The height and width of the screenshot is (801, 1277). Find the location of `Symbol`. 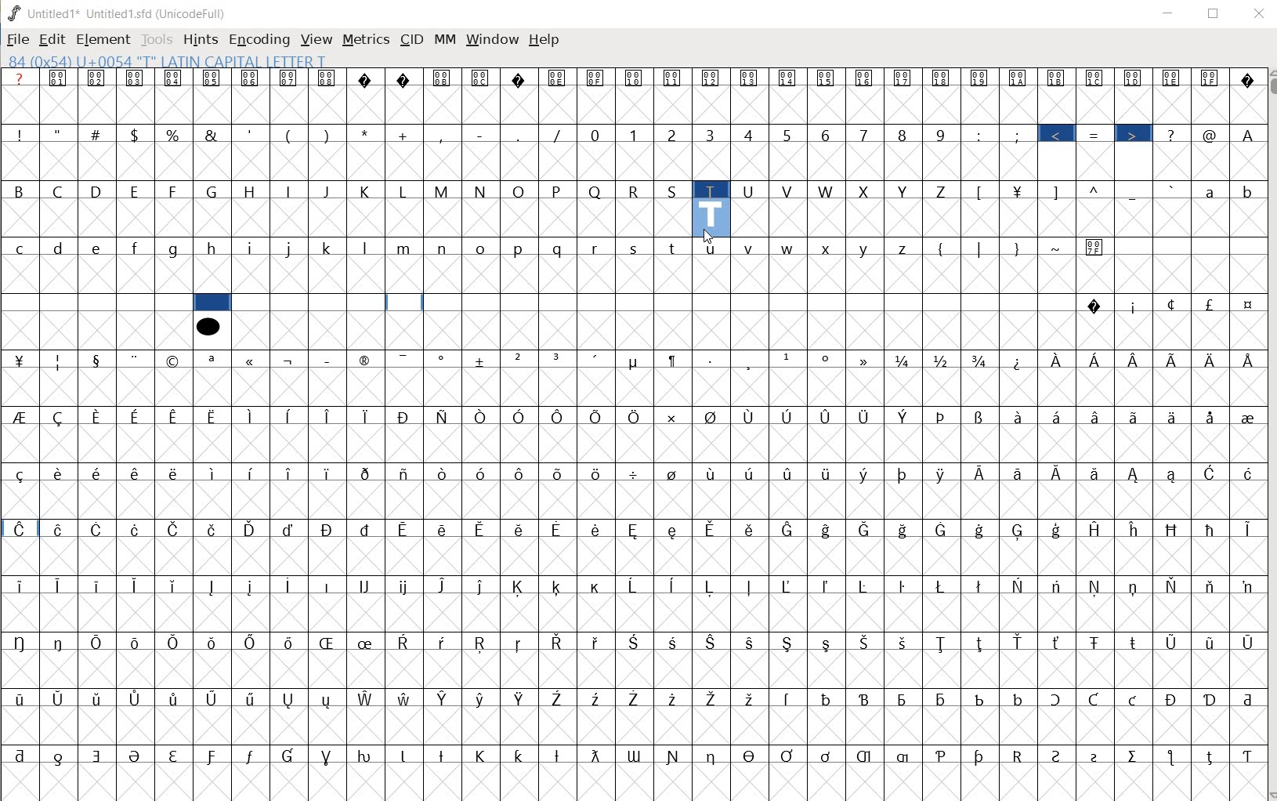

Symbol is located at coordinates (942, 77).